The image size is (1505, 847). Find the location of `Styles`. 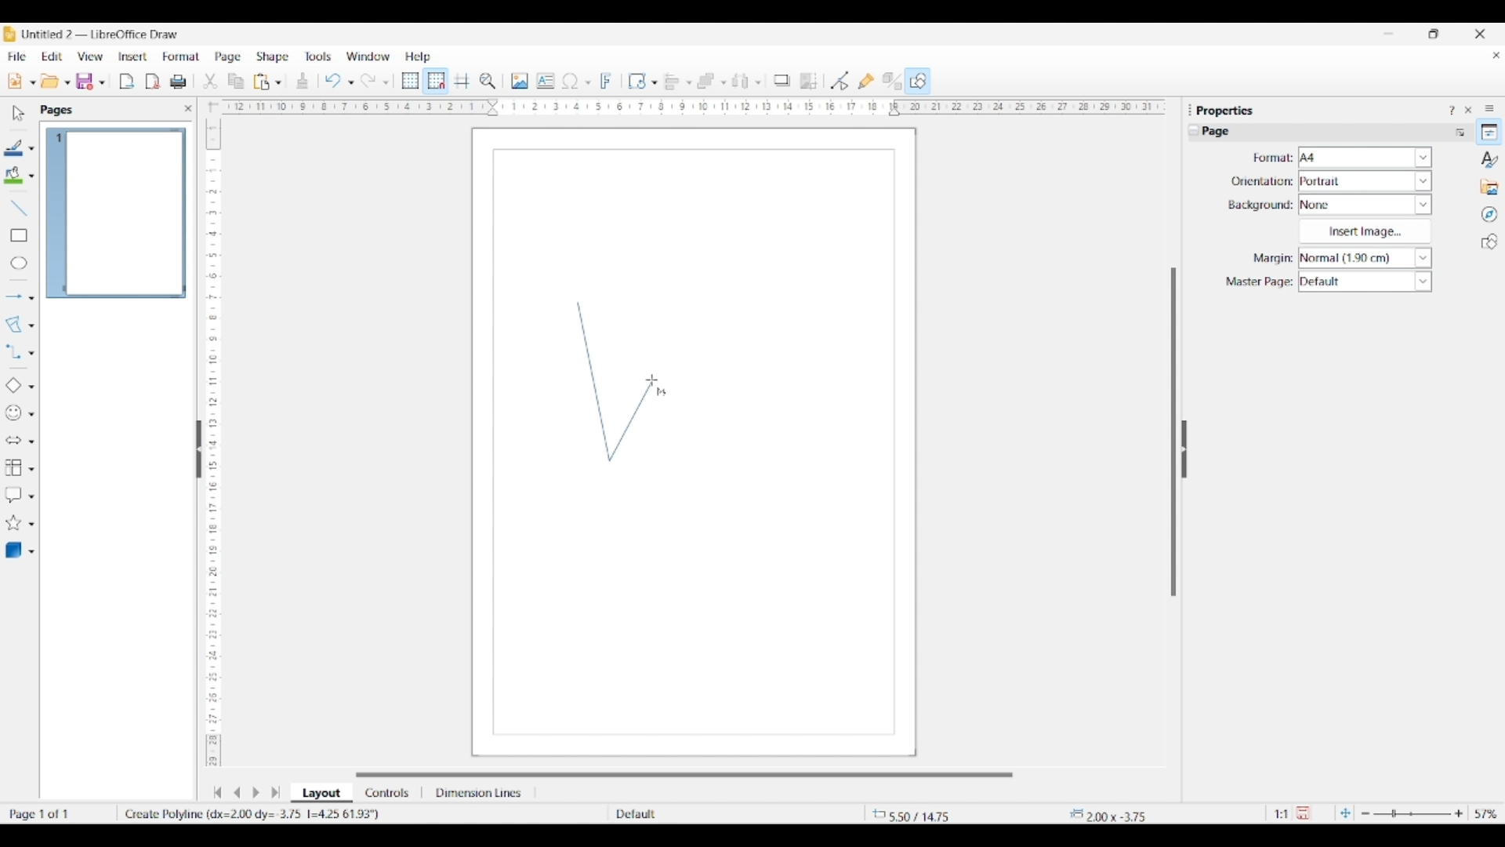

Styles is located at coordinates (1490, 159).